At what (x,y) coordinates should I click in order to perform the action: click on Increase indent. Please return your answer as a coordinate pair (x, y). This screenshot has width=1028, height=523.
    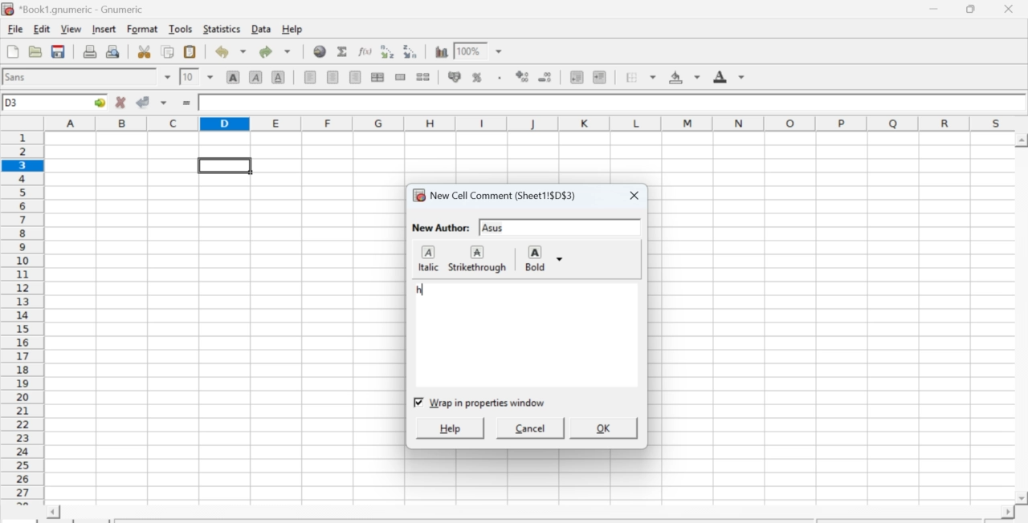
    Looking at the image, I should click on (603, 77).